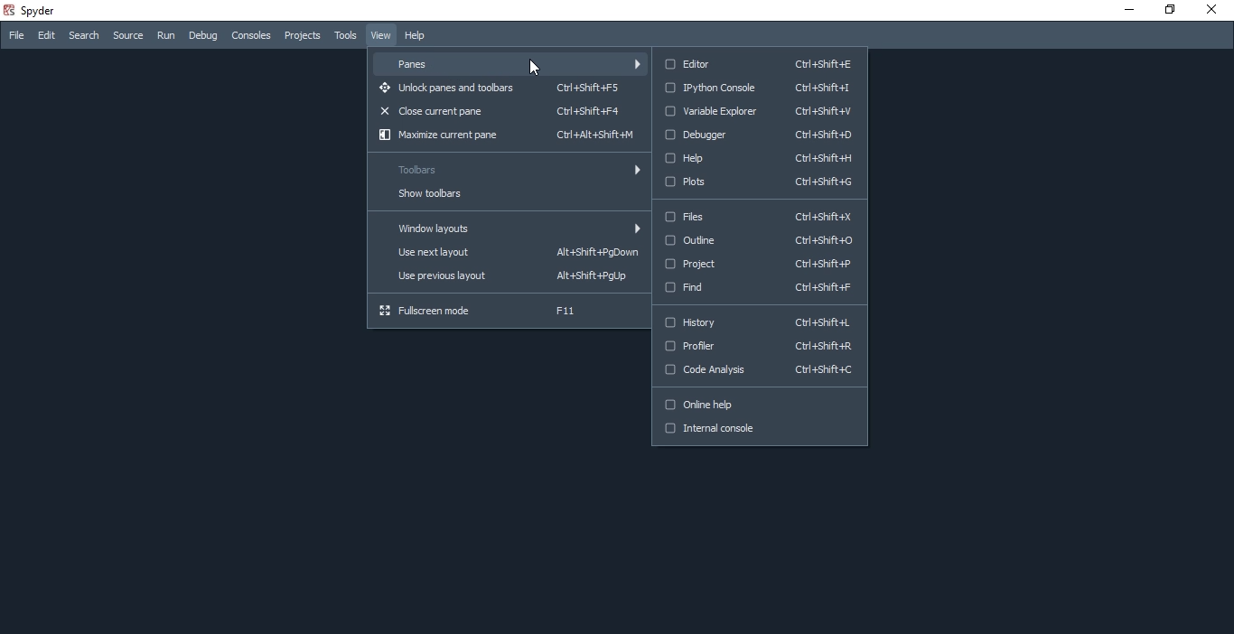  What do you see at coordinates (47, 37) in the screenshot?
I see `Edit` at bounding box center [47, 37].